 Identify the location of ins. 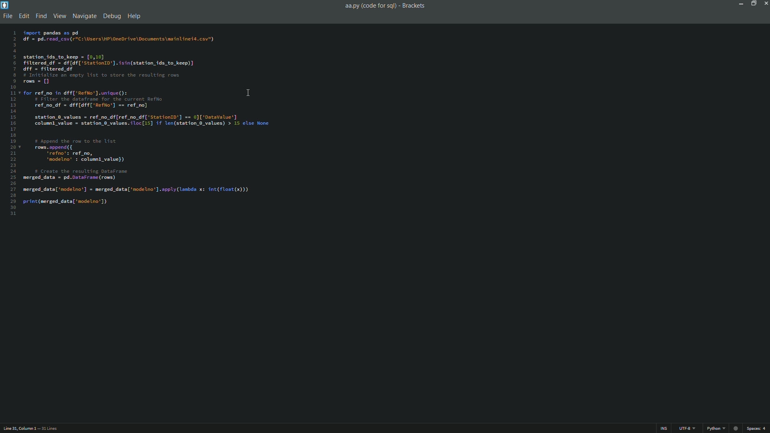
(663, 427).